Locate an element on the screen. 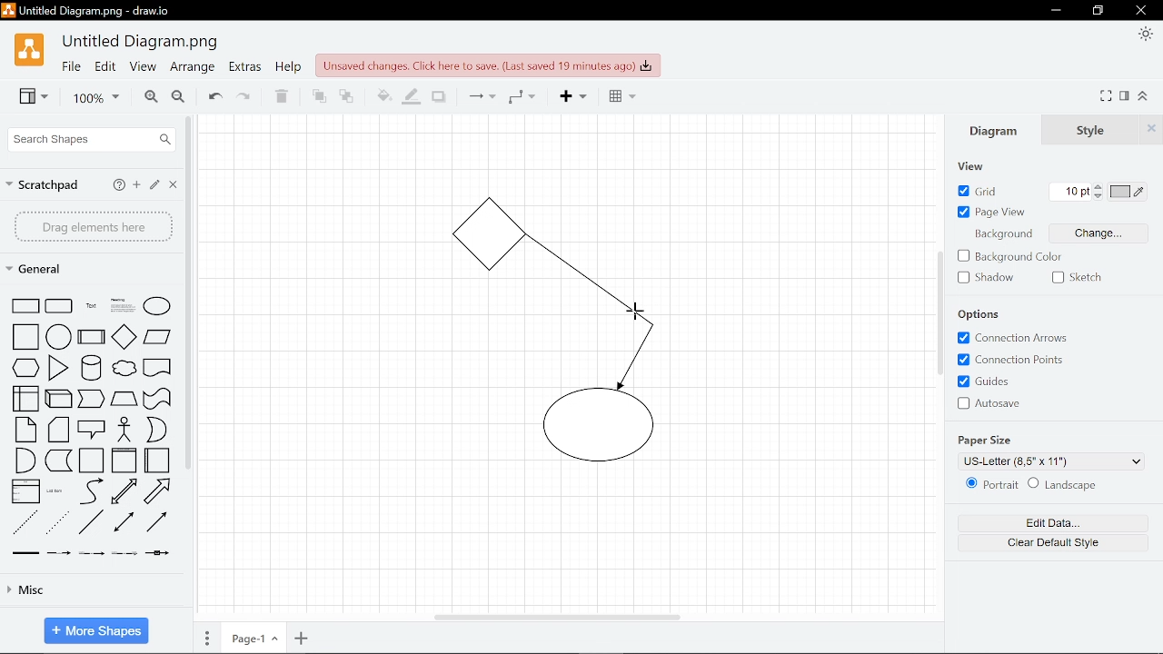 This screenshot has width=1163, height=654. Scratchpad is located at coordinates (45, 183).